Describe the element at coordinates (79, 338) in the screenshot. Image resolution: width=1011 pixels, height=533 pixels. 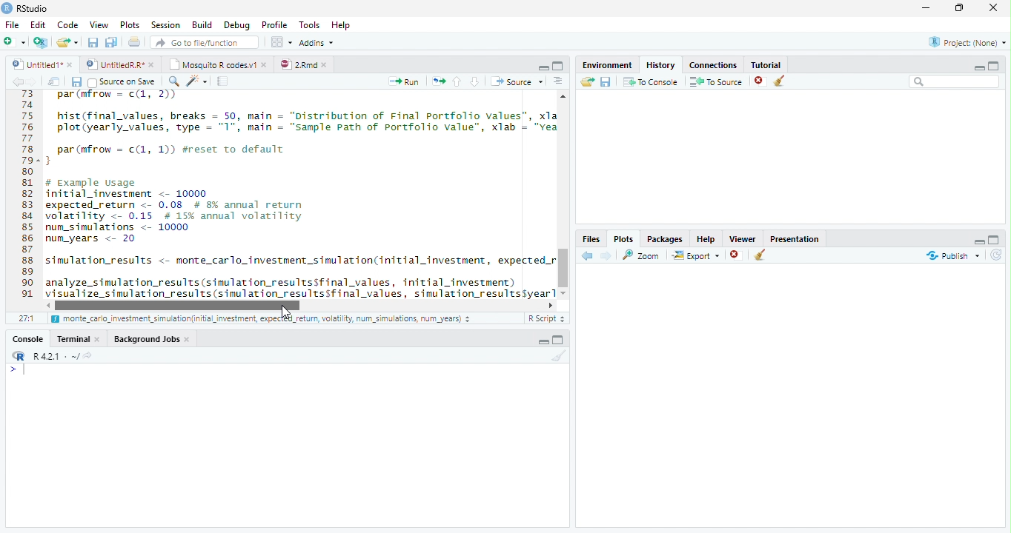
I see `Terminal` at that location.